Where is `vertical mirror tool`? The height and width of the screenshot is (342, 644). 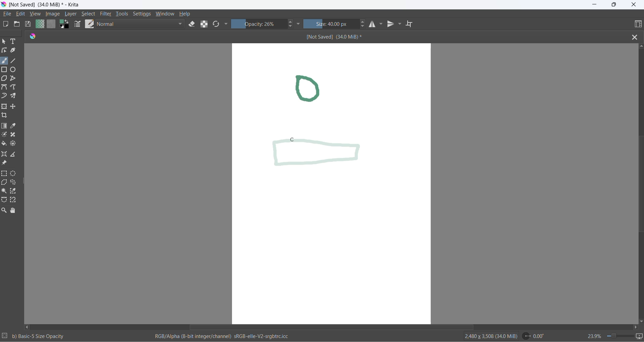 vertical mirror tool is located at coordinates (392, 24).